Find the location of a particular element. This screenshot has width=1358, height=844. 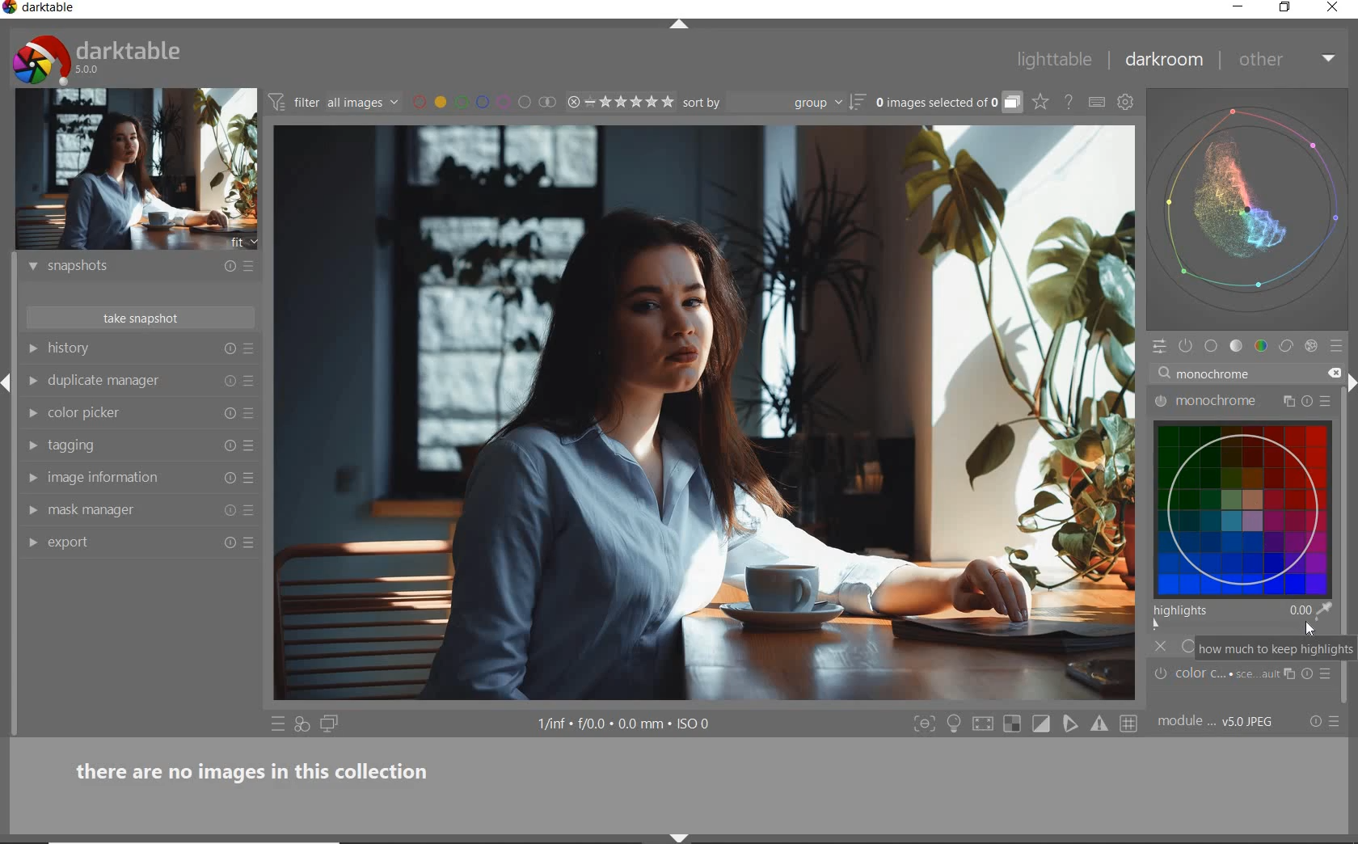

preset and preferences is located at coordinates (251, 512).